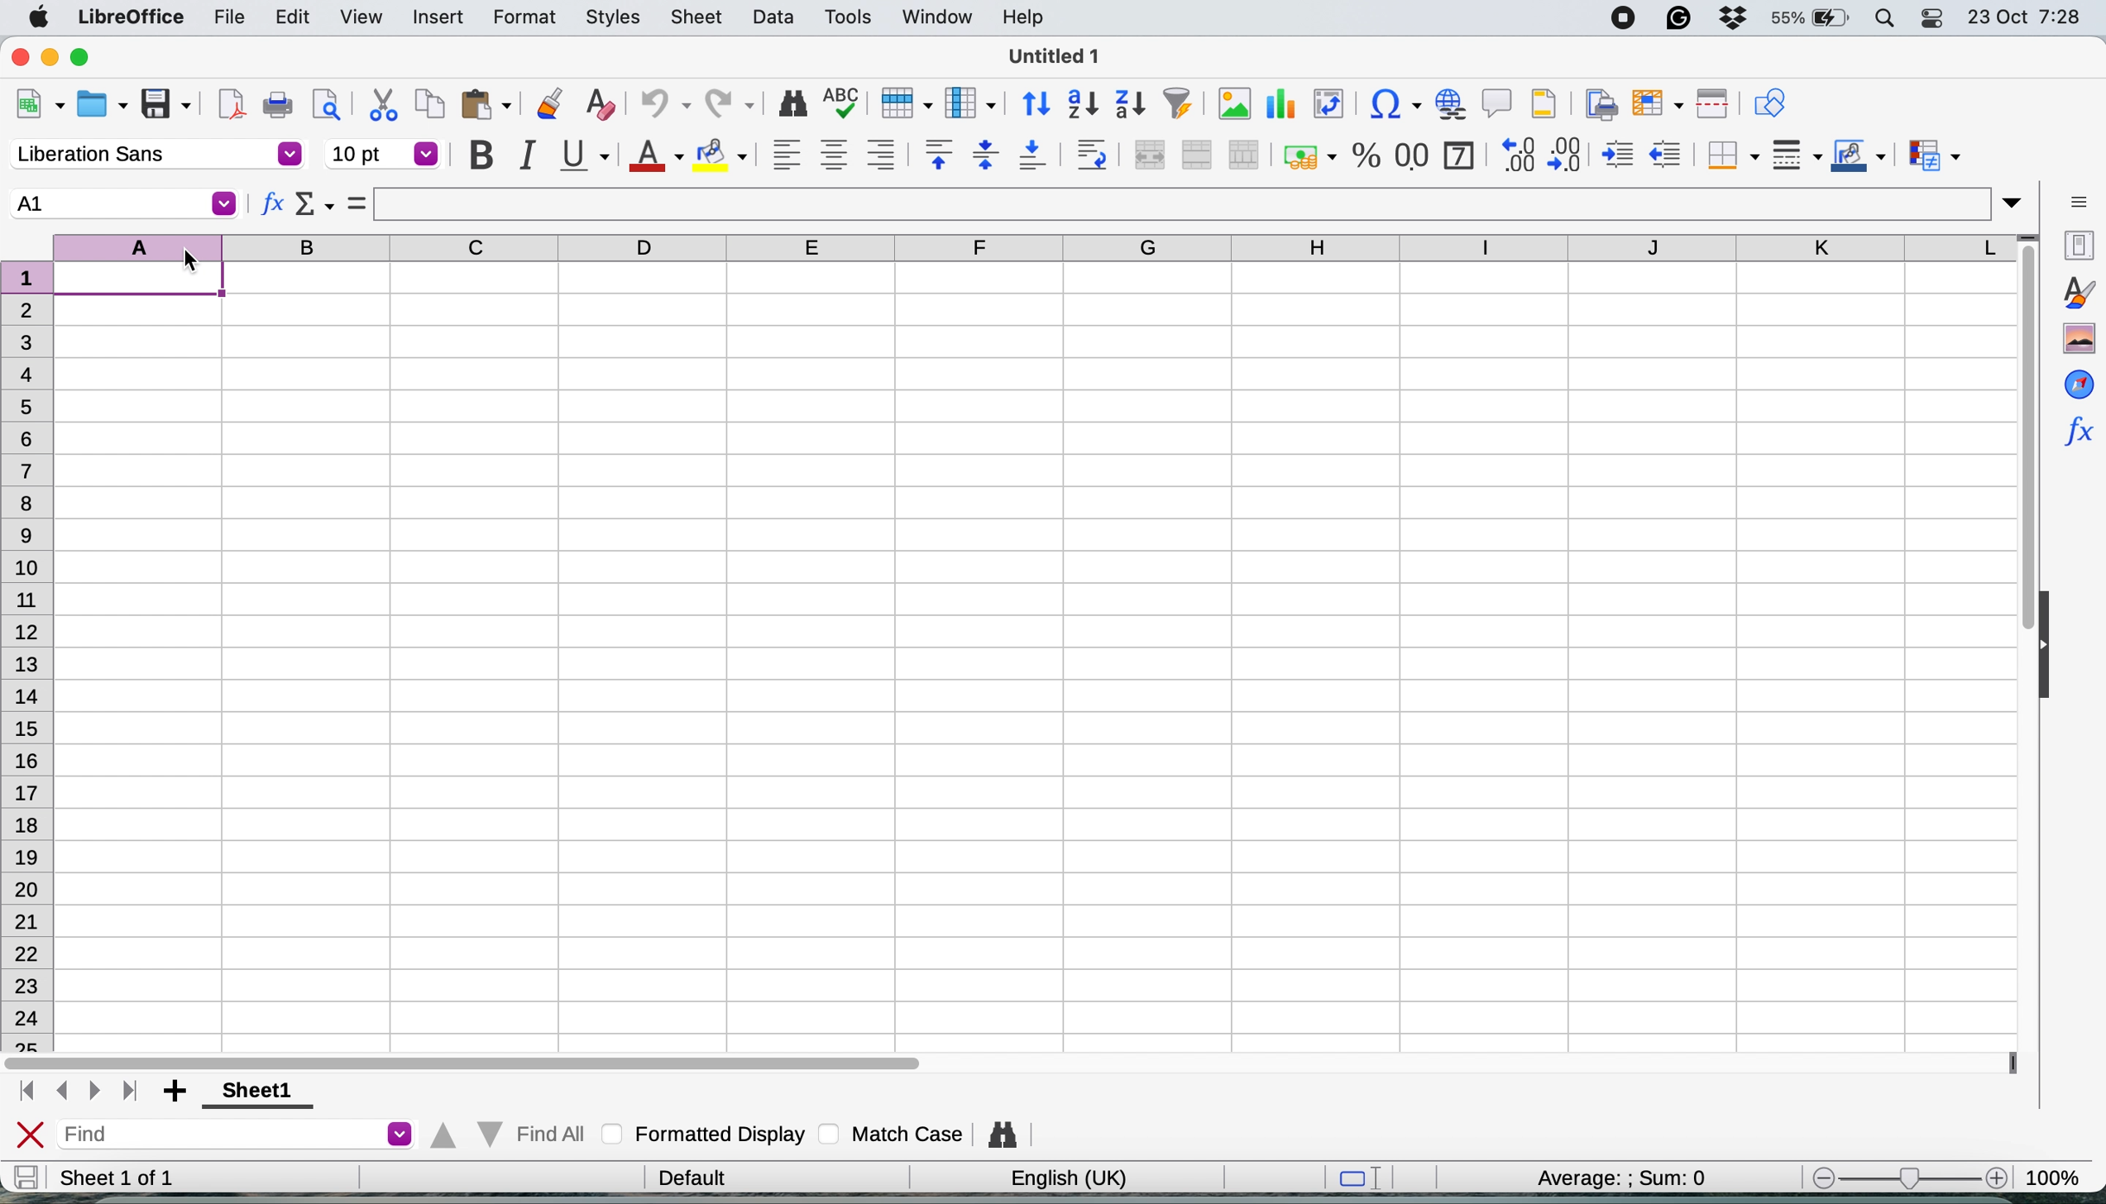 This screenshot has height=1204, width=2106. Describe the element at coordinates (998, 1136) in the screenshot. I see `find and replace` at that location.